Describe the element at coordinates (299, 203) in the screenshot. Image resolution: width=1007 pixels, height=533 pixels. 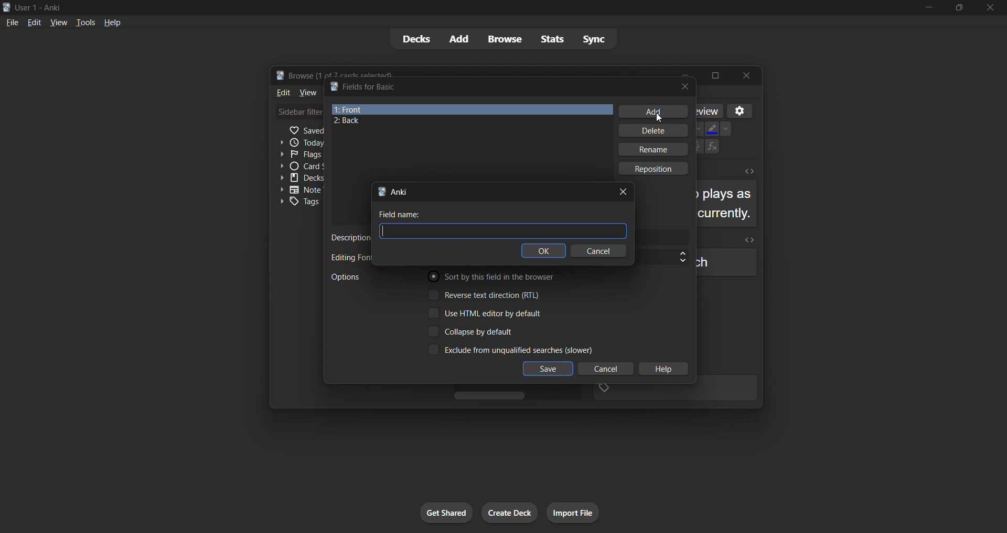
I see `Tags` at that location.